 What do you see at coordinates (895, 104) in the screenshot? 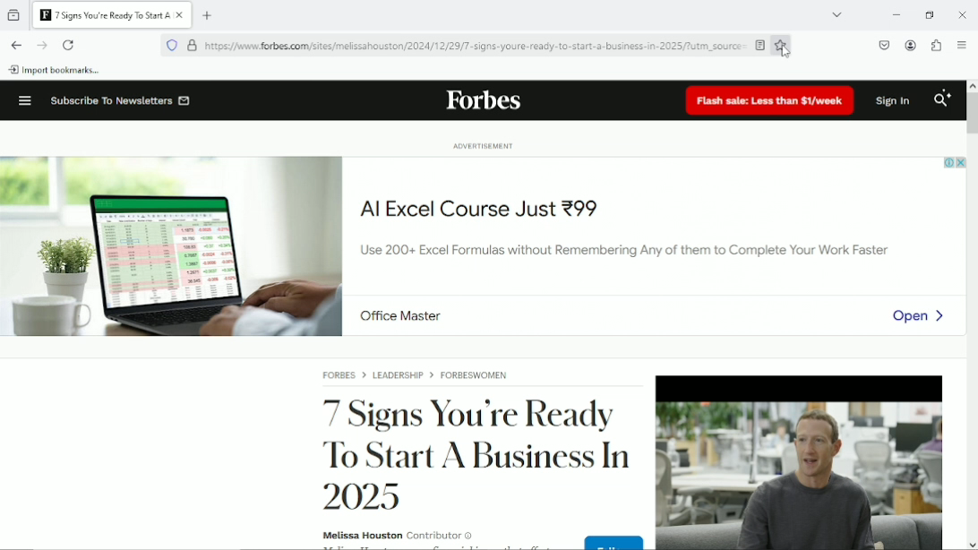
I see `Sign in` at bounding box center [895, 104].